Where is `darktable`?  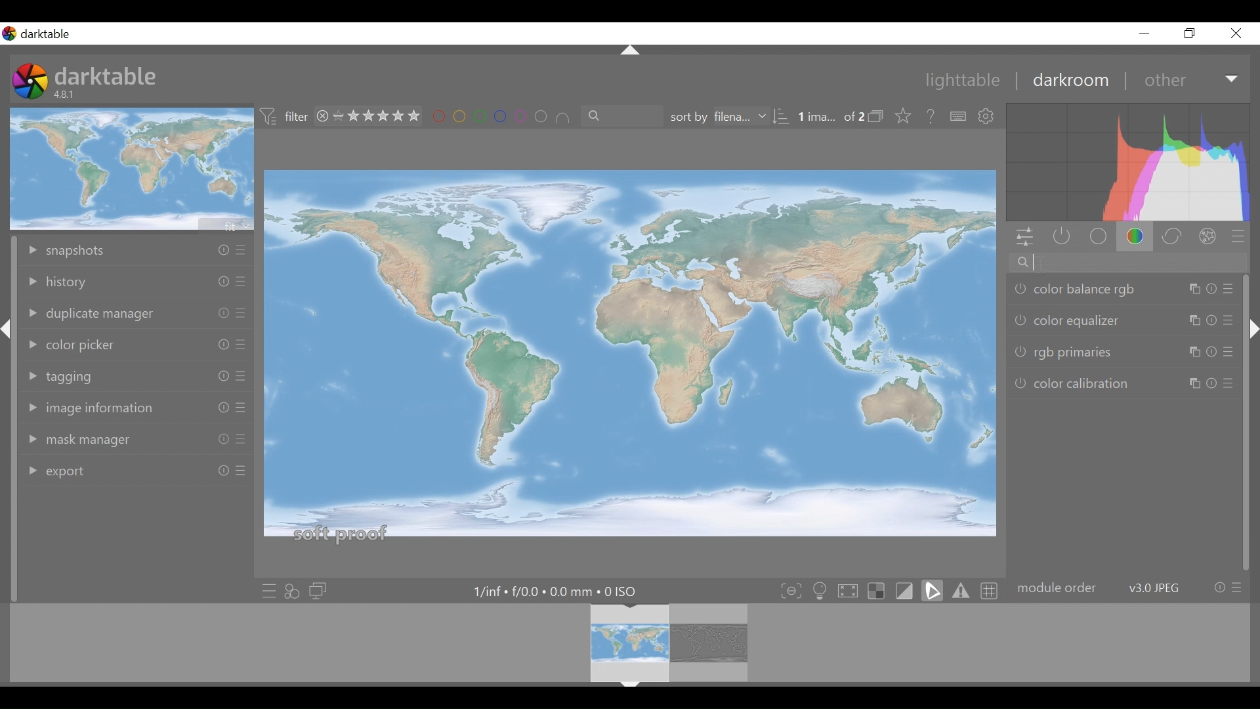
darktable is located at coordinates (111, 74).